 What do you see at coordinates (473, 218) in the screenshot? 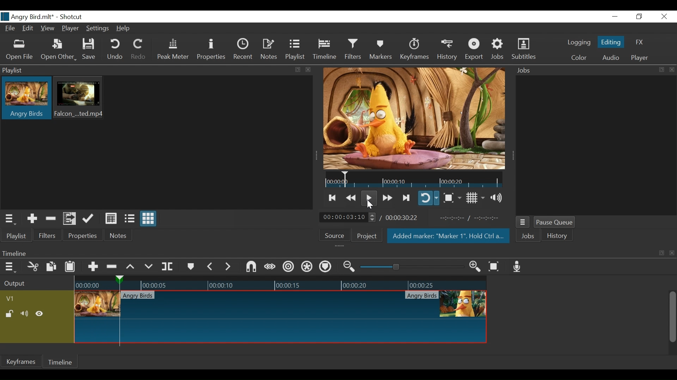
I see `In point` at bounding box center [473, 218].